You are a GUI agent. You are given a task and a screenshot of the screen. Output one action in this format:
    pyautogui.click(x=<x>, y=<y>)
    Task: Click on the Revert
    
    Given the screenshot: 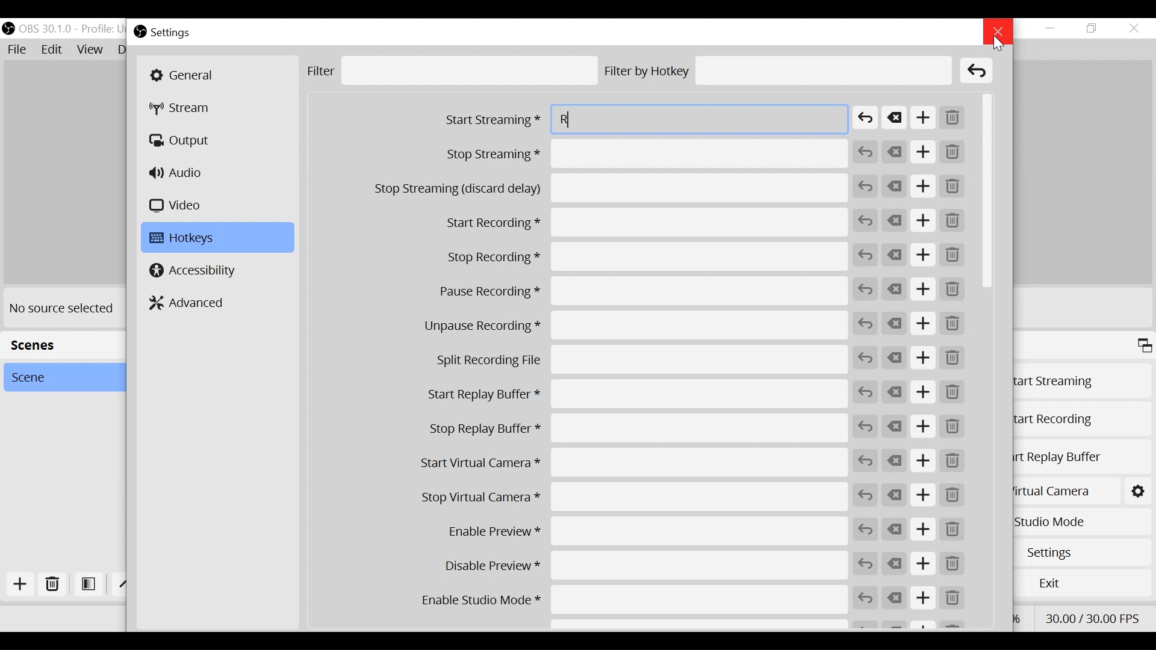 What is the action you would take?
    pyautogui.click(x=865, y=187)
    